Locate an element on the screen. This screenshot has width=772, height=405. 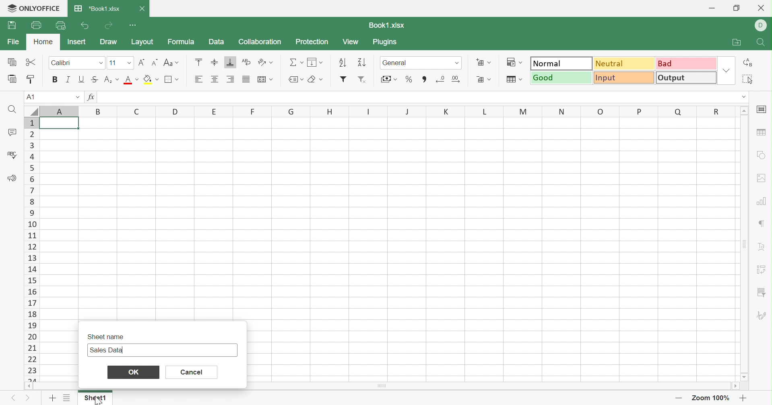
Fonts drop down is located at coordinates (100, 63).